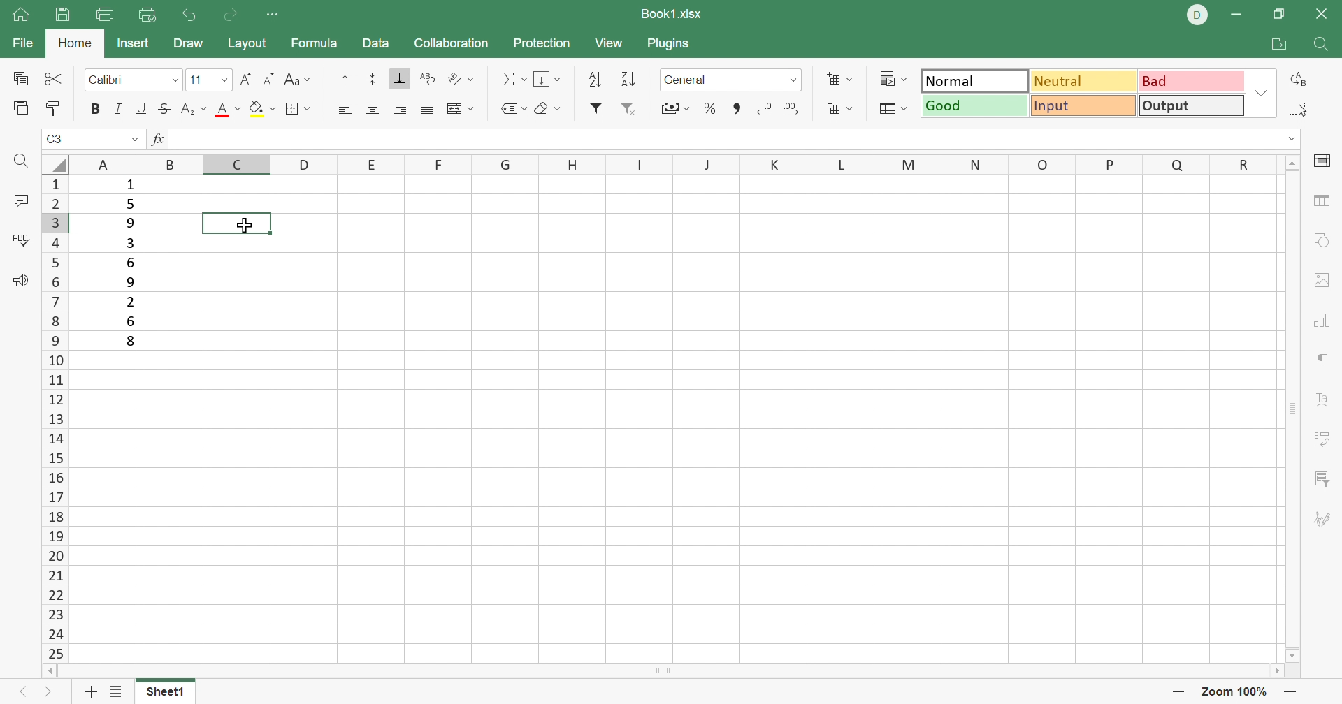 The height and width of the screenshot is (704, 1342). What do you see at coordinates (168, 694) in the screenshot?
I see `Sheet1` at bounding box center [168, 694].